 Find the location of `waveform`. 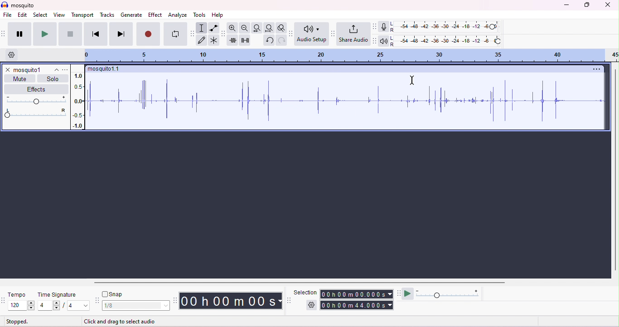

waveform is located at coordinates (337, 101).